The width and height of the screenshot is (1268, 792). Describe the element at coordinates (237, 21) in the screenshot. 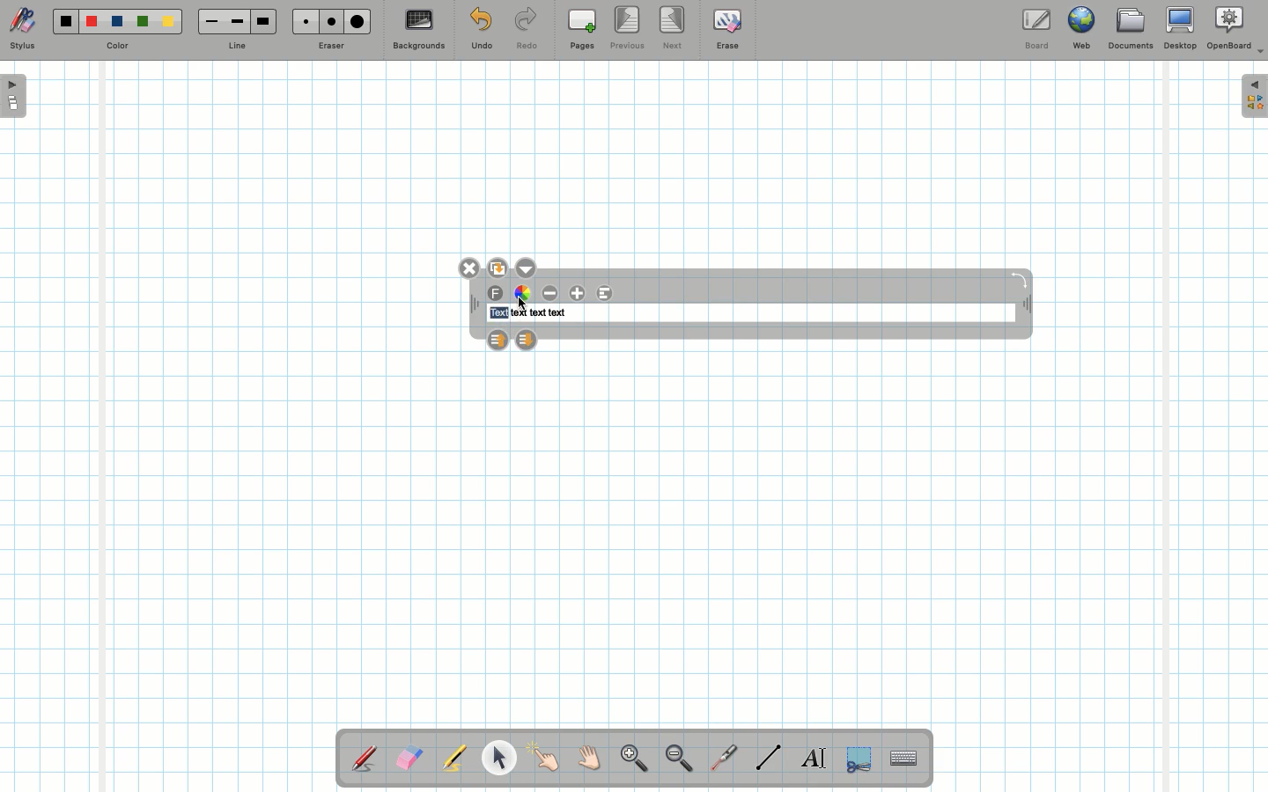

I see `Medium line` at that location.